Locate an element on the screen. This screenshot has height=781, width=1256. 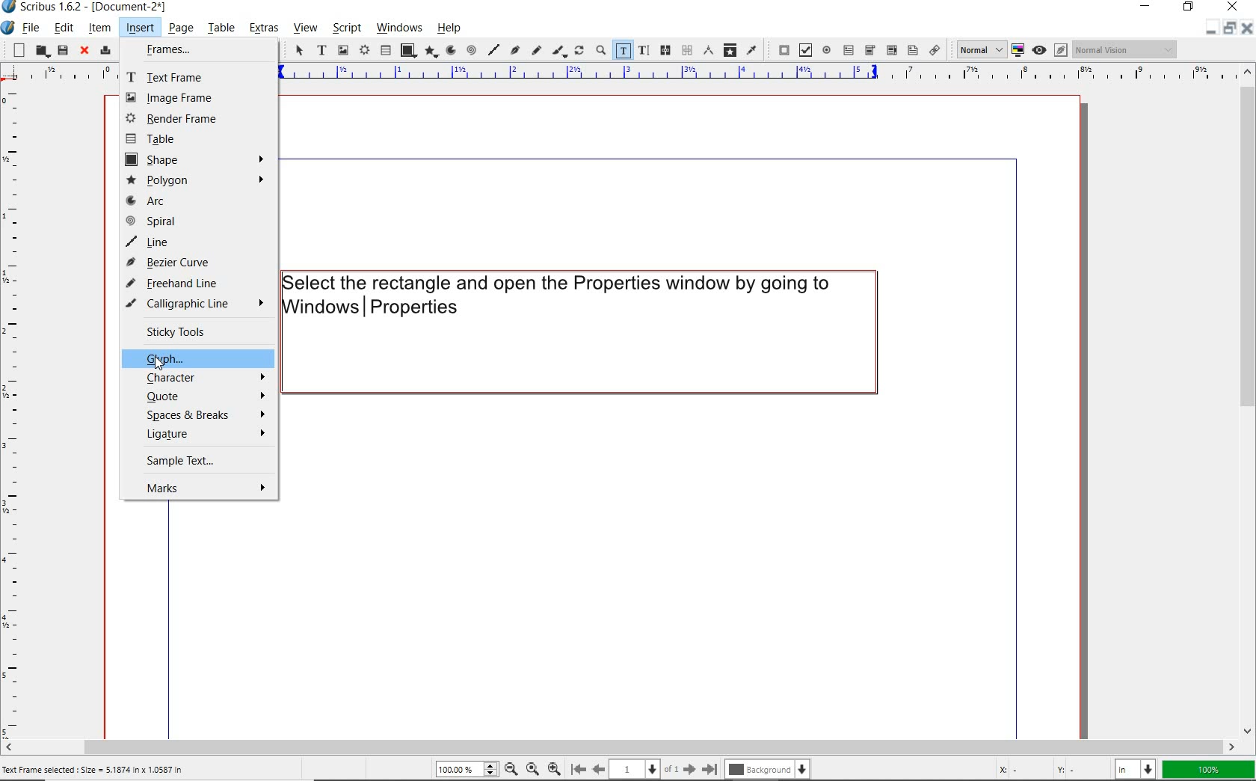
marks is located at coordinates (200, 486).